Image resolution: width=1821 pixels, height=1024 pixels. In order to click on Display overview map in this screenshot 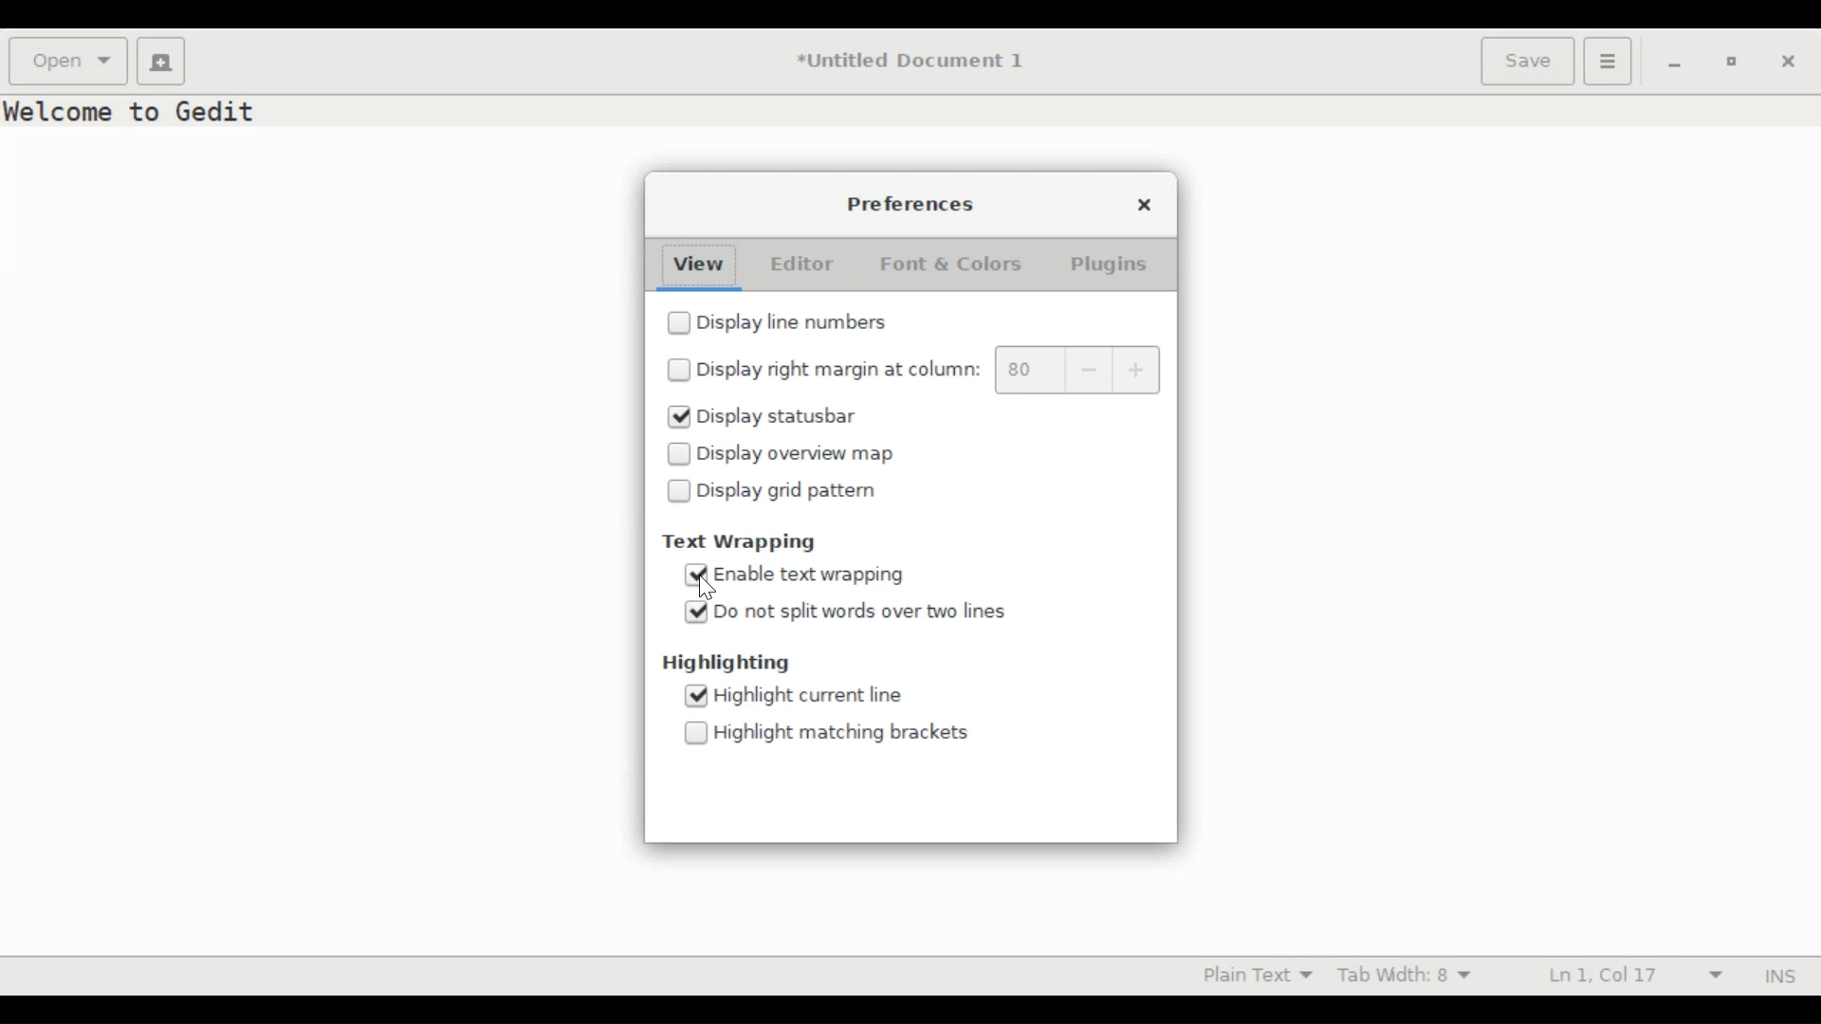, I will do `click(800, 454)`.